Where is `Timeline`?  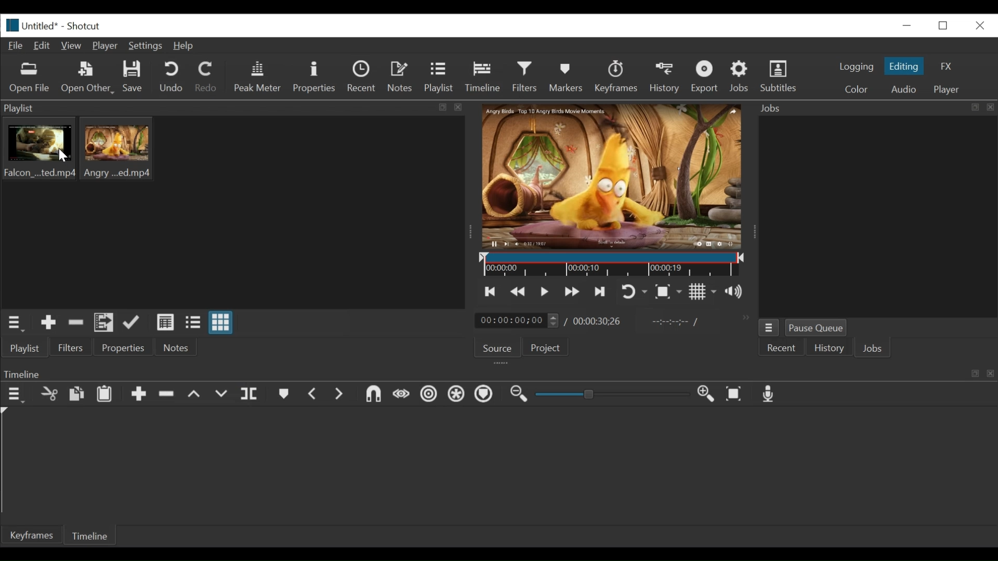 Timeline is located at coordinates (613, 265).